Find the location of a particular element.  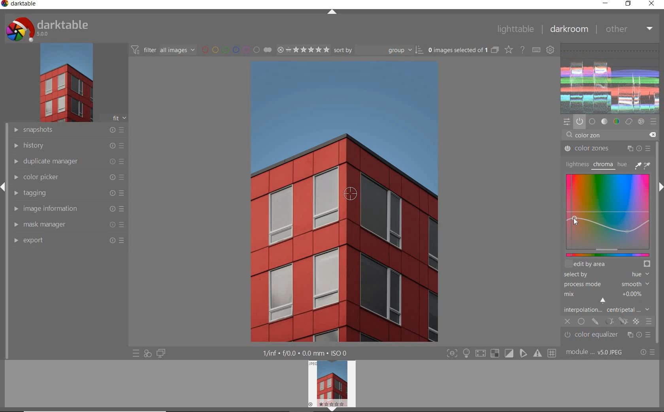

effect is located at coordinates (642, 122).